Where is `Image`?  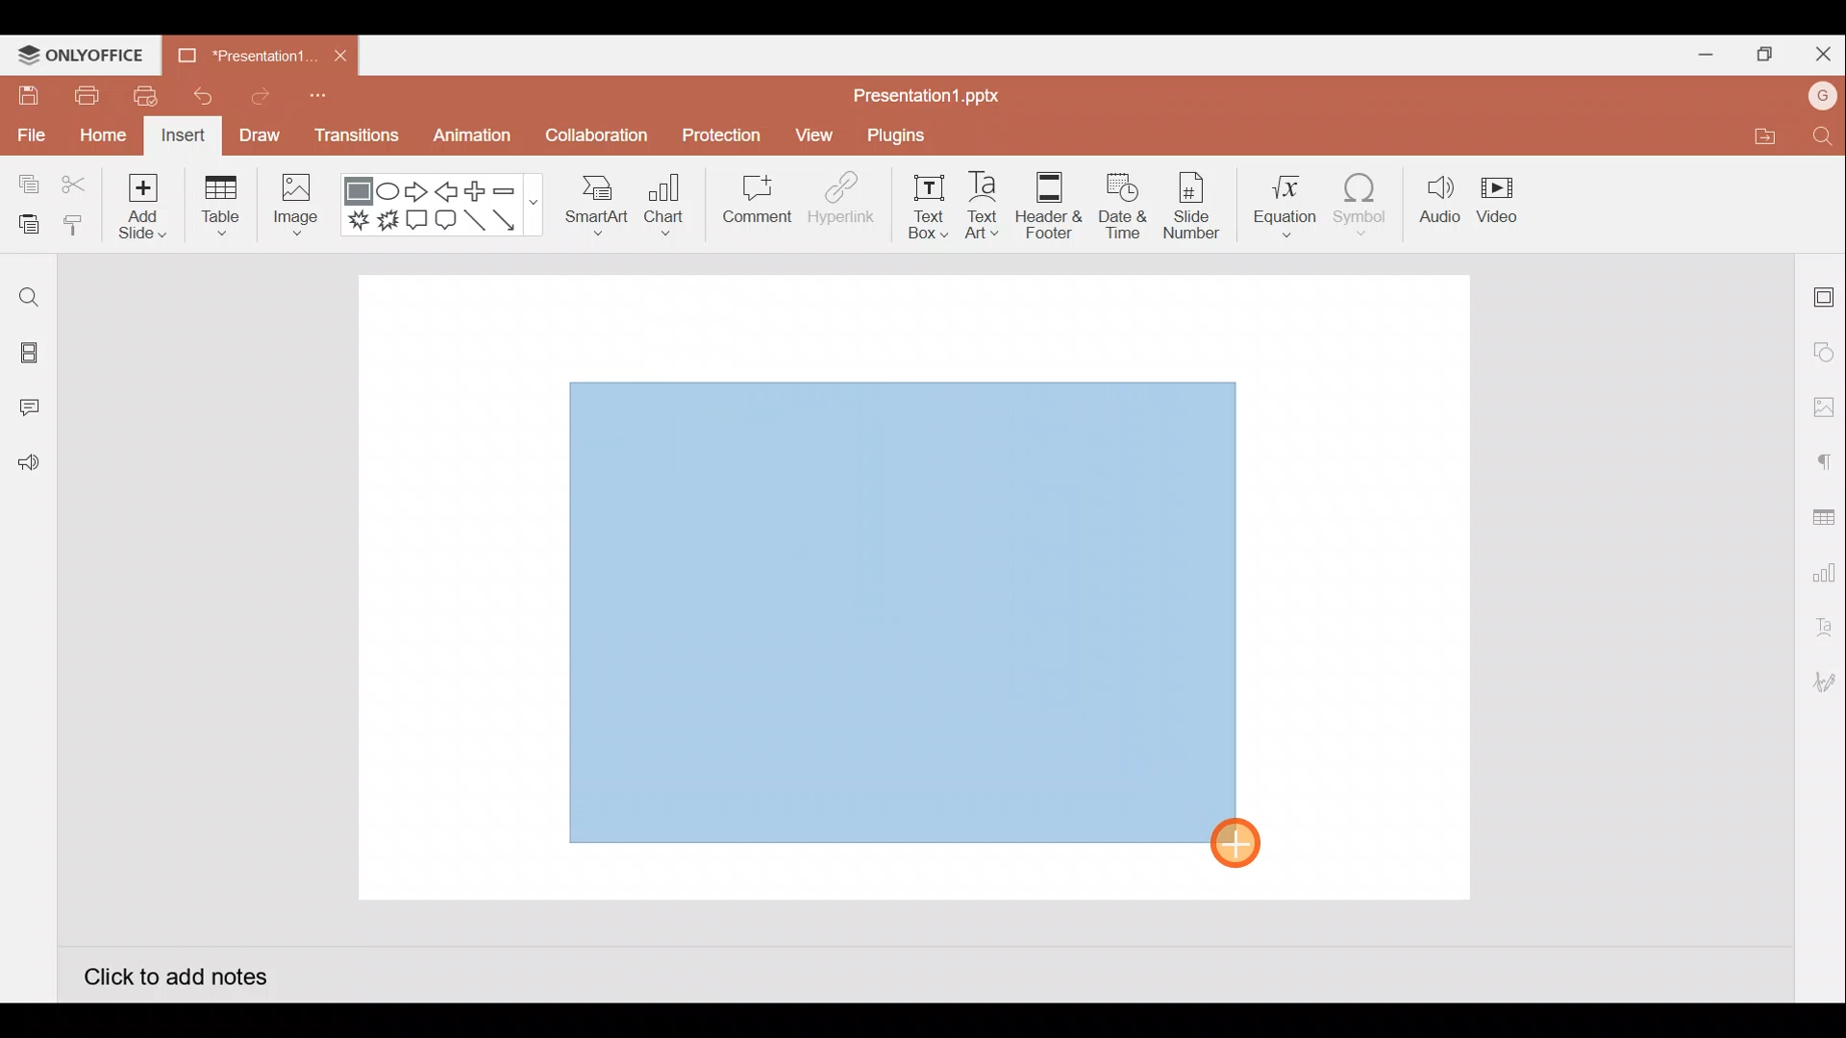 Image is located at coordinates (292, 210).